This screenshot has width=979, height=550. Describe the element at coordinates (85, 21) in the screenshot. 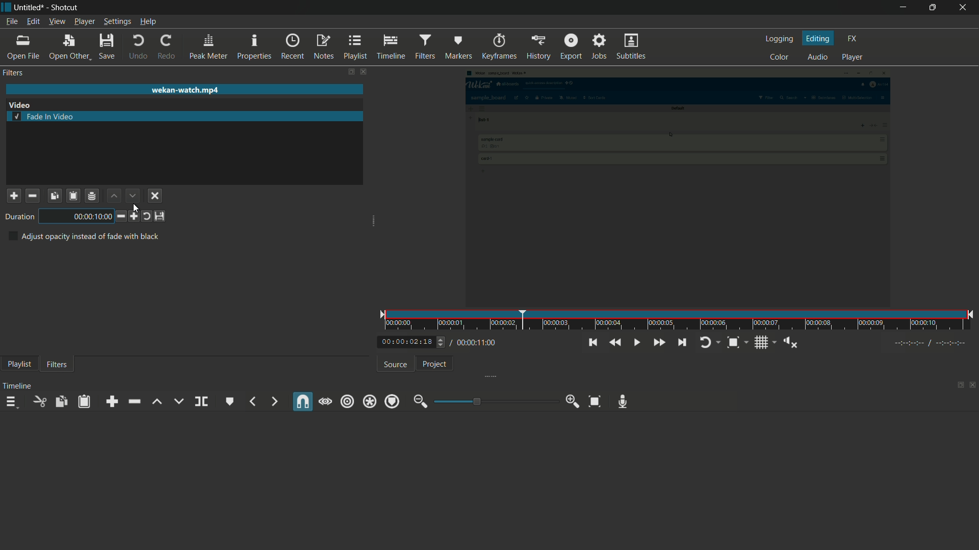

I see `player menu` at that location.